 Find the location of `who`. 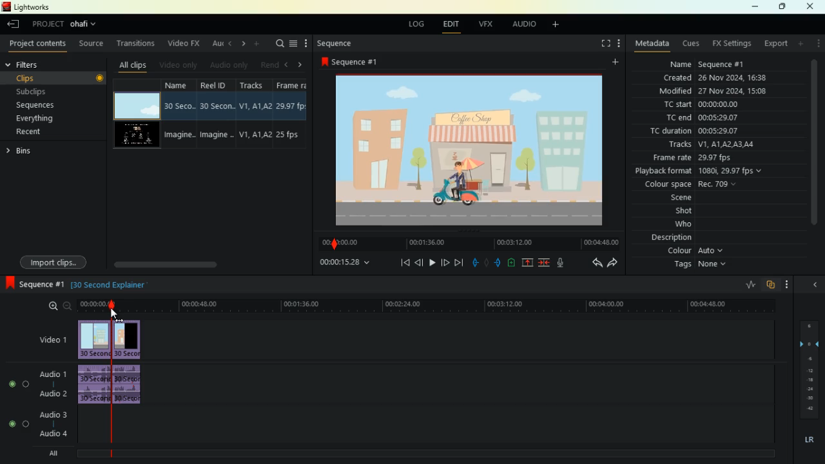

who is located at coordinates (675, 225).